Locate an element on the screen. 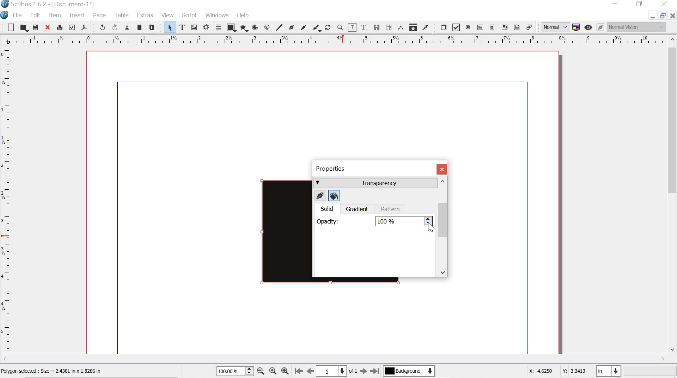 This screenshot has width=677, height=378. undo is located at coordinates (102, 27).